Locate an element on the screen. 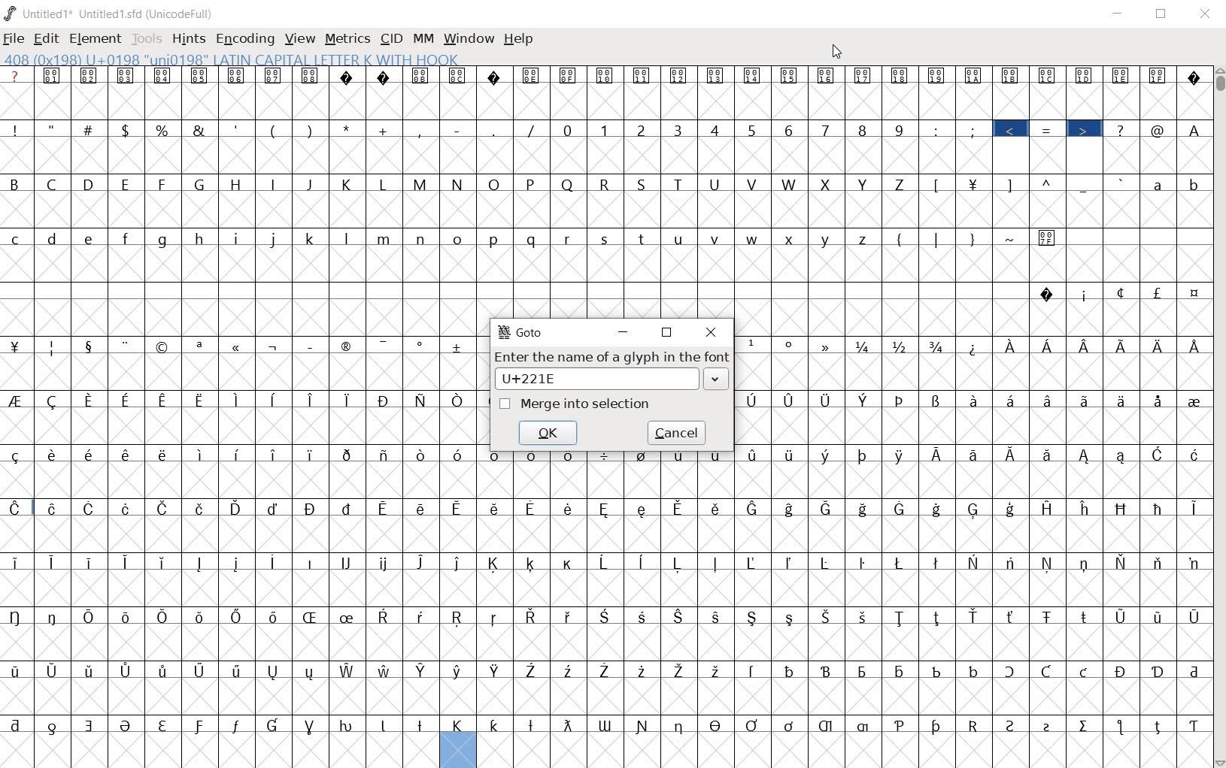  cancel is located at coordinates (678, 432).